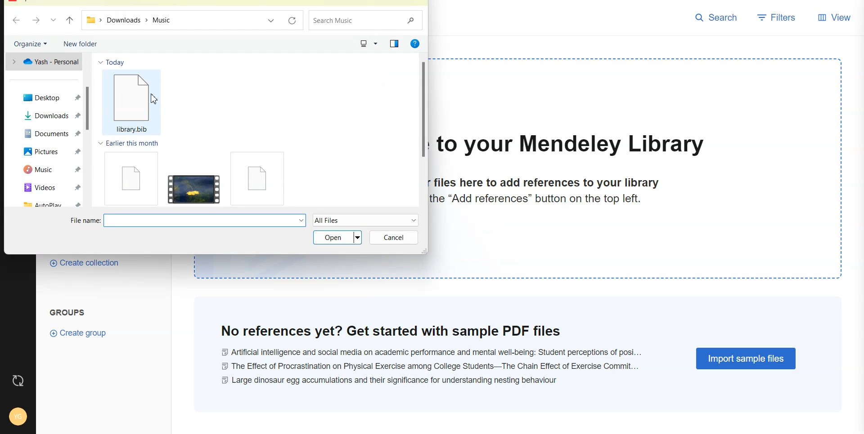 Image resolution: width=864 pixels, height=434 pixels. What do you see at coordinates (44, 186) in the screenshot?
I see `Videos` at bounding box center [44, 186].